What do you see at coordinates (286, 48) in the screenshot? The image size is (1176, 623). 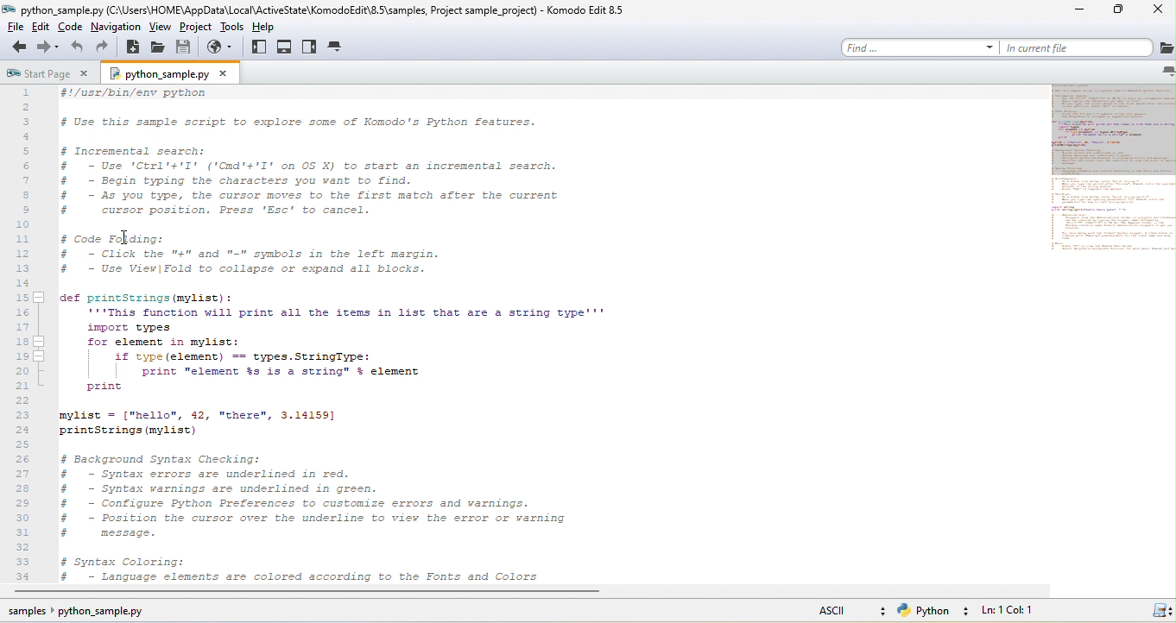 I see `bottom pane` at bounding box center [286, 48].